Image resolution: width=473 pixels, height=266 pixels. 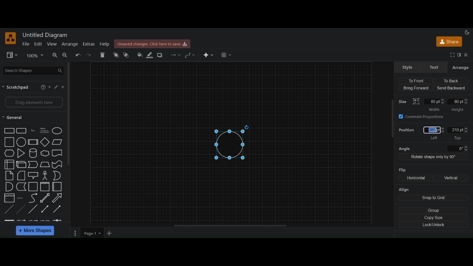 I want to click on constrain proportions, so click(x=423, y=117).